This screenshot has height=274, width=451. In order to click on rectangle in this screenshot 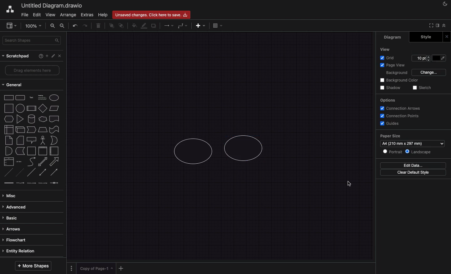, I will do `click(8, 97)`.